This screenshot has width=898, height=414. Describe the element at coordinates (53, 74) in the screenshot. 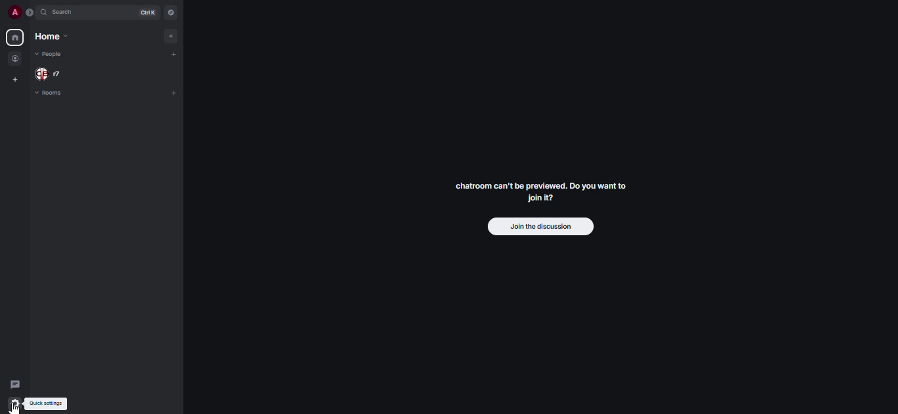

I see `people` at that location.